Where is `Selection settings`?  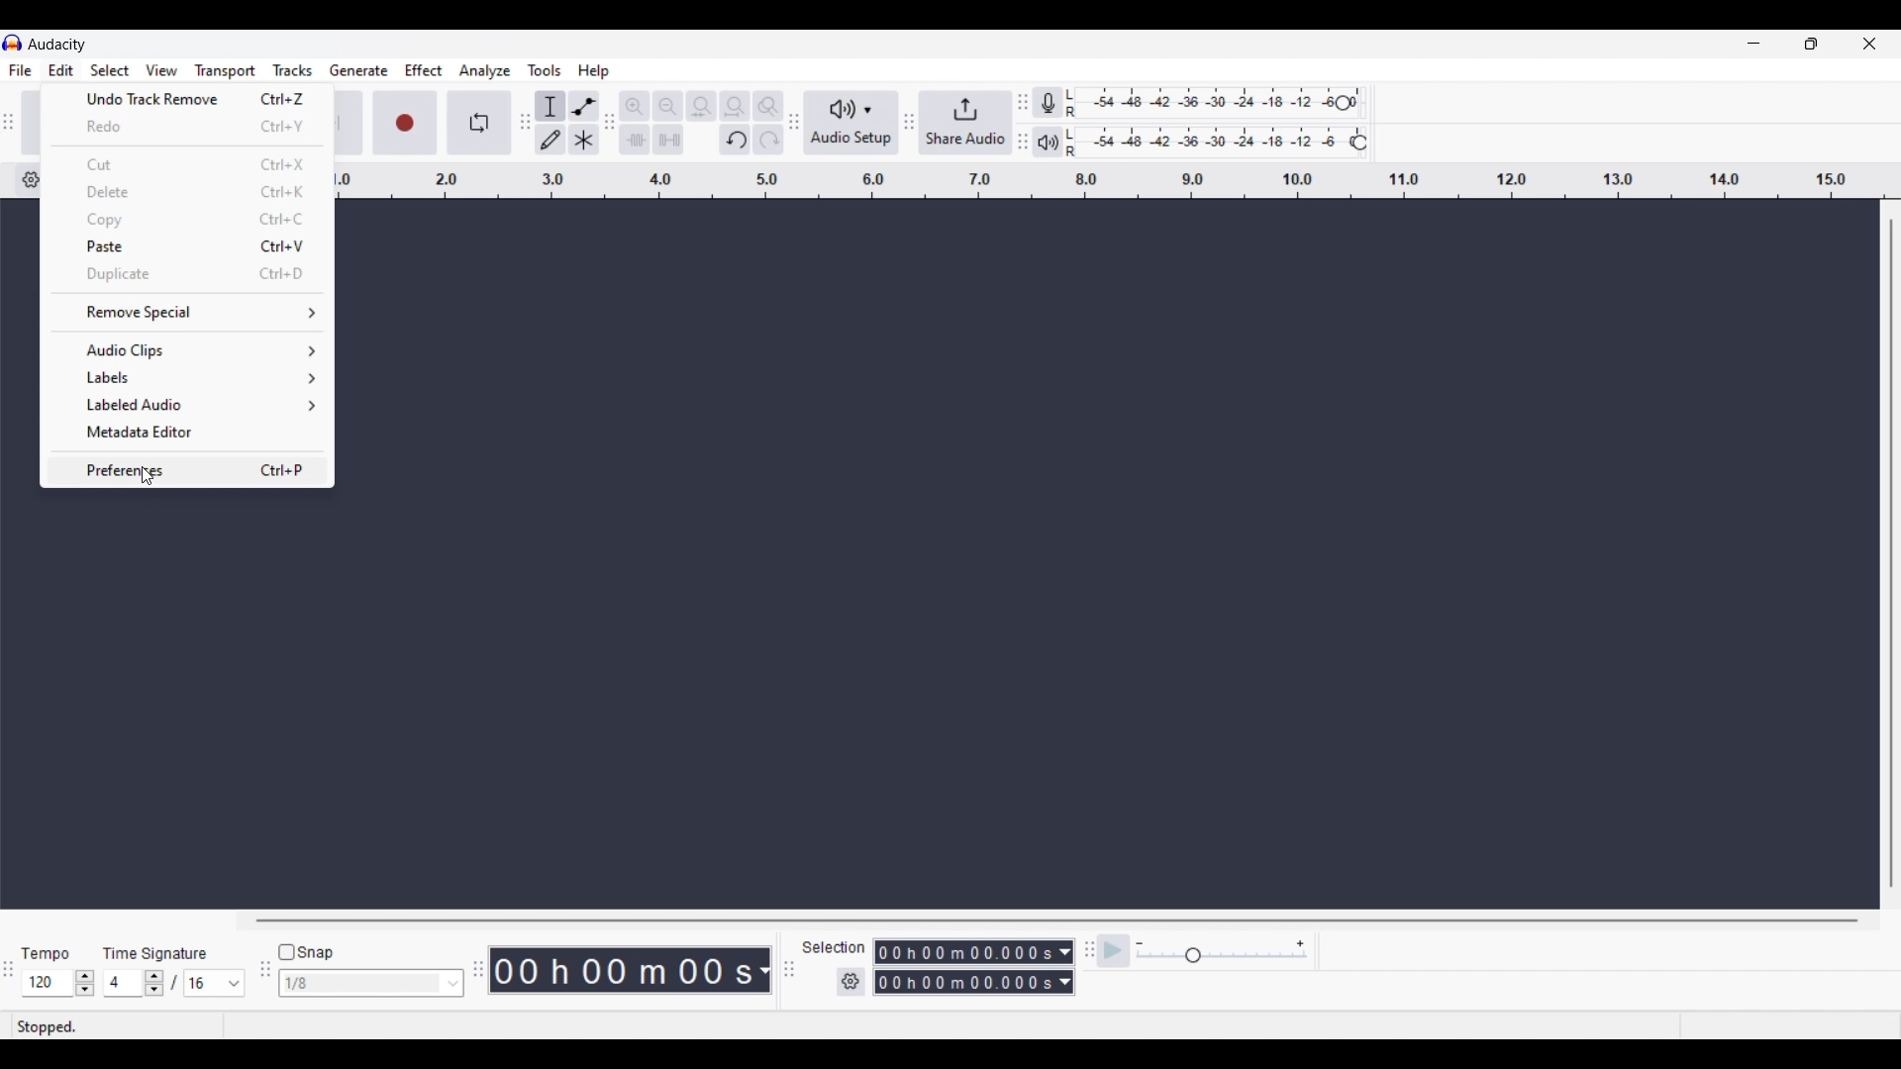 Selection settings is located at coordinates (851, 982).